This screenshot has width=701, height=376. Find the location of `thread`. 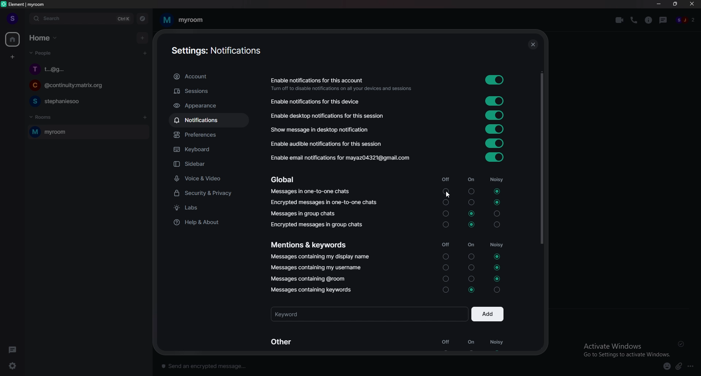

thread is located at coordinates (663, 20).